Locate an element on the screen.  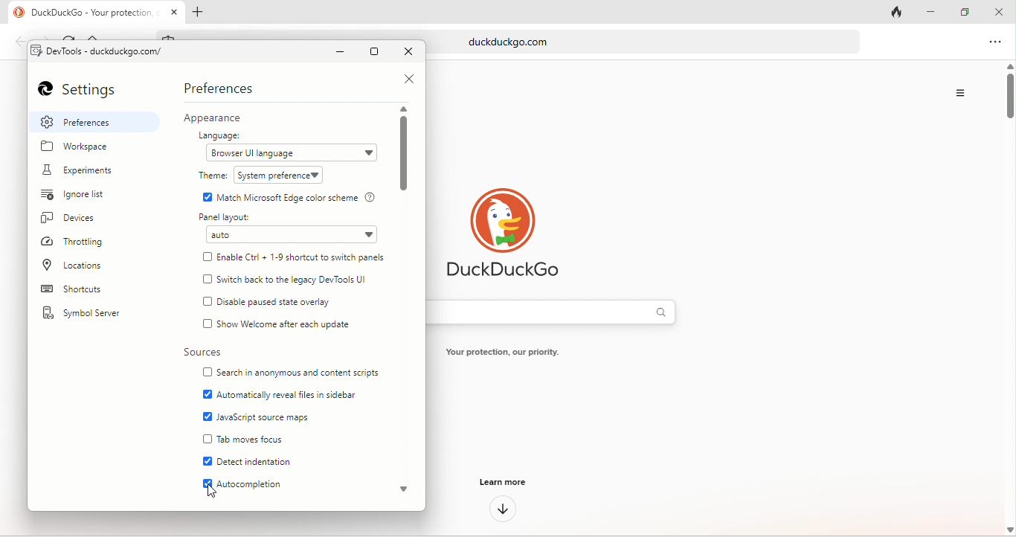
checkbox is located at coordinates (208, 279).